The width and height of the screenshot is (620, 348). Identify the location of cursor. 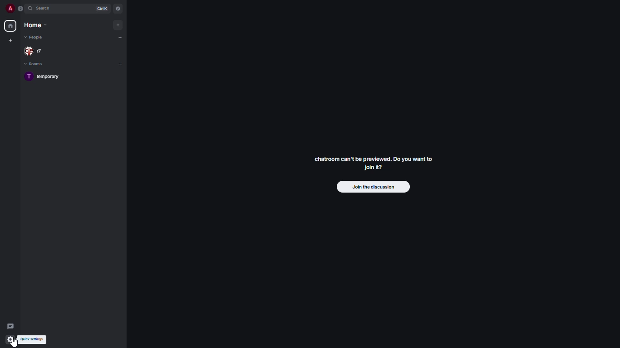
(15, 341).